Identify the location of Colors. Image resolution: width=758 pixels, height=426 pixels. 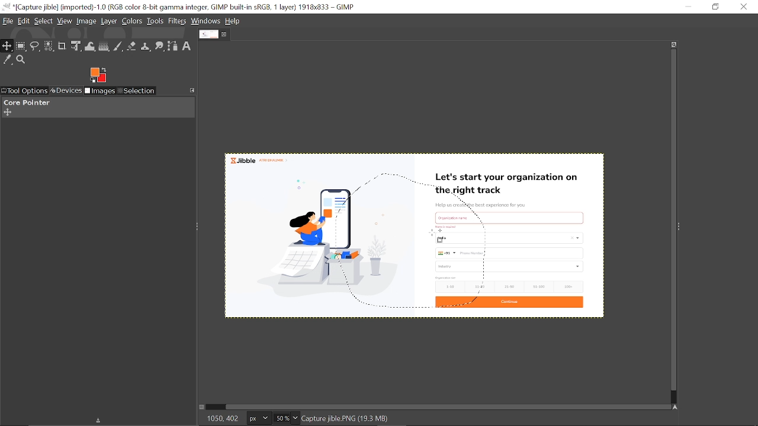
(132, 22).